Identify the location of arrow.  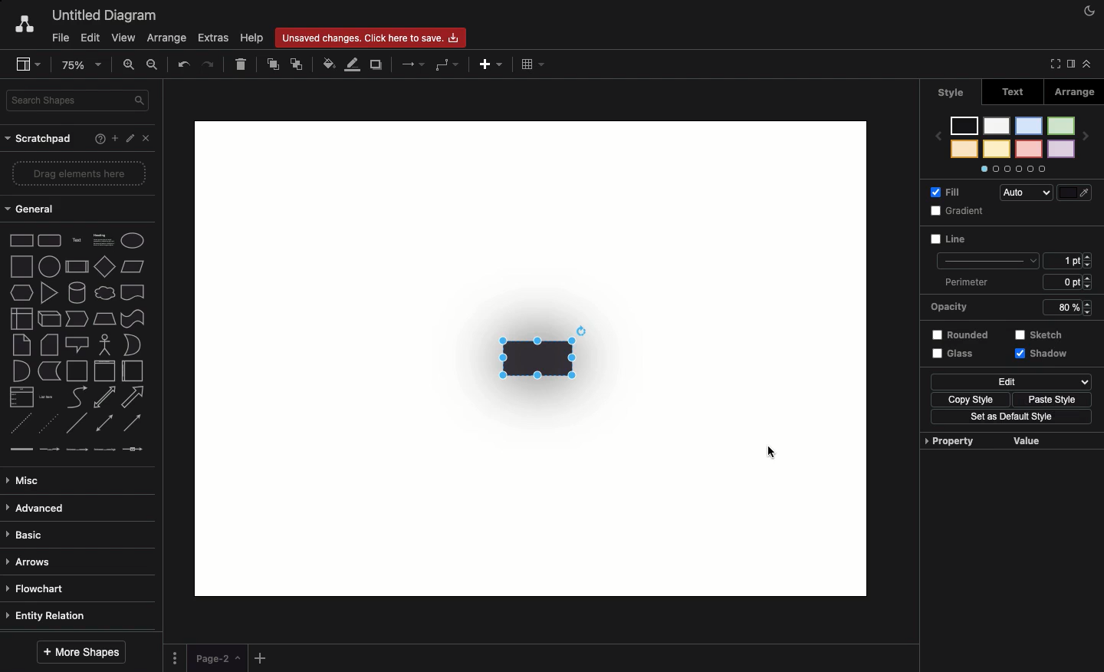
(133, 399).